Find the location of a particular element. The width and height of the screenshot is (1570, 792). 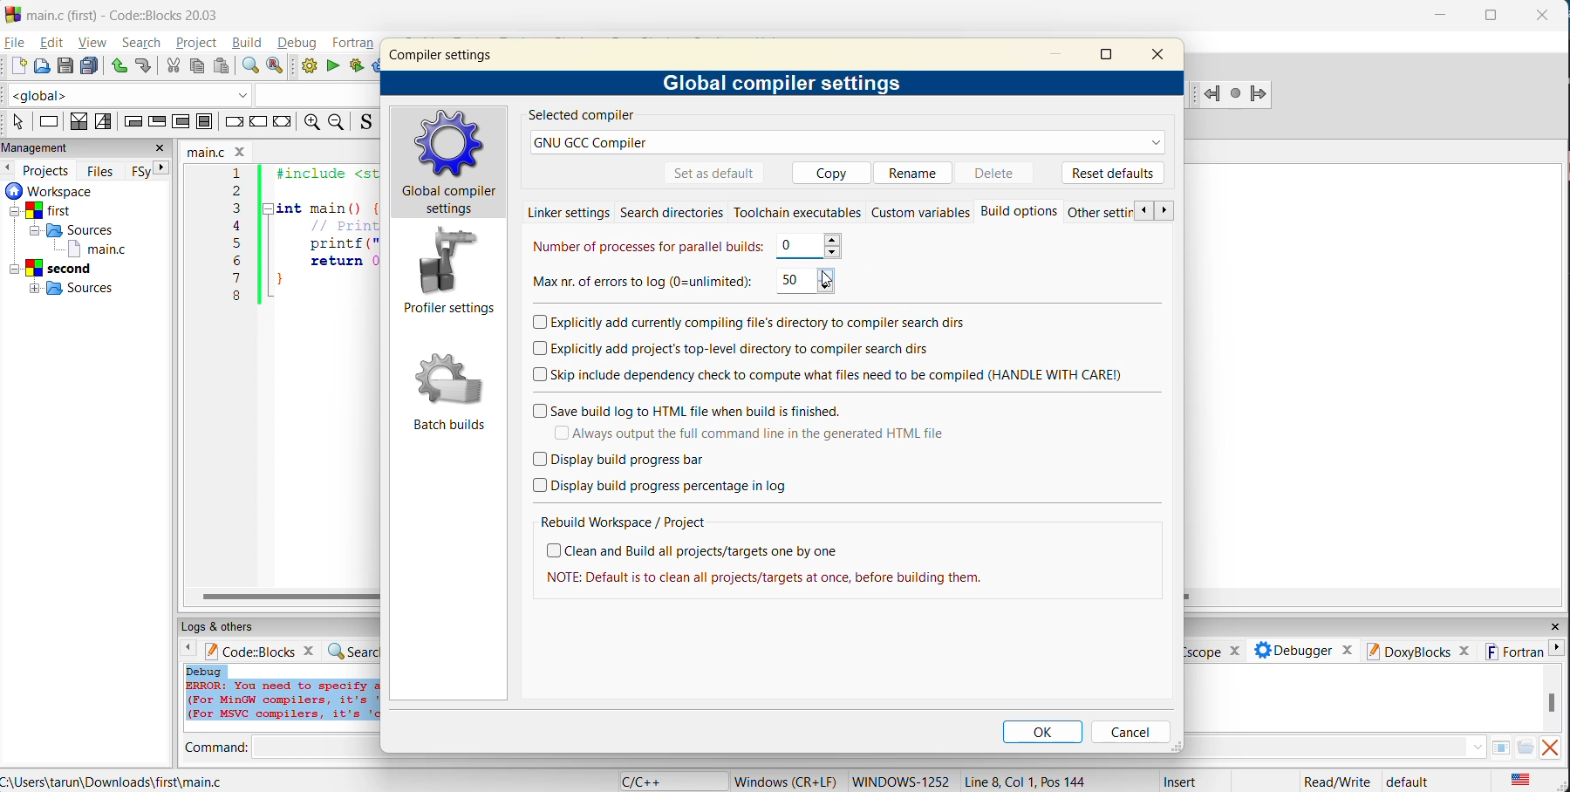

file is located at coordinates (17, 43).